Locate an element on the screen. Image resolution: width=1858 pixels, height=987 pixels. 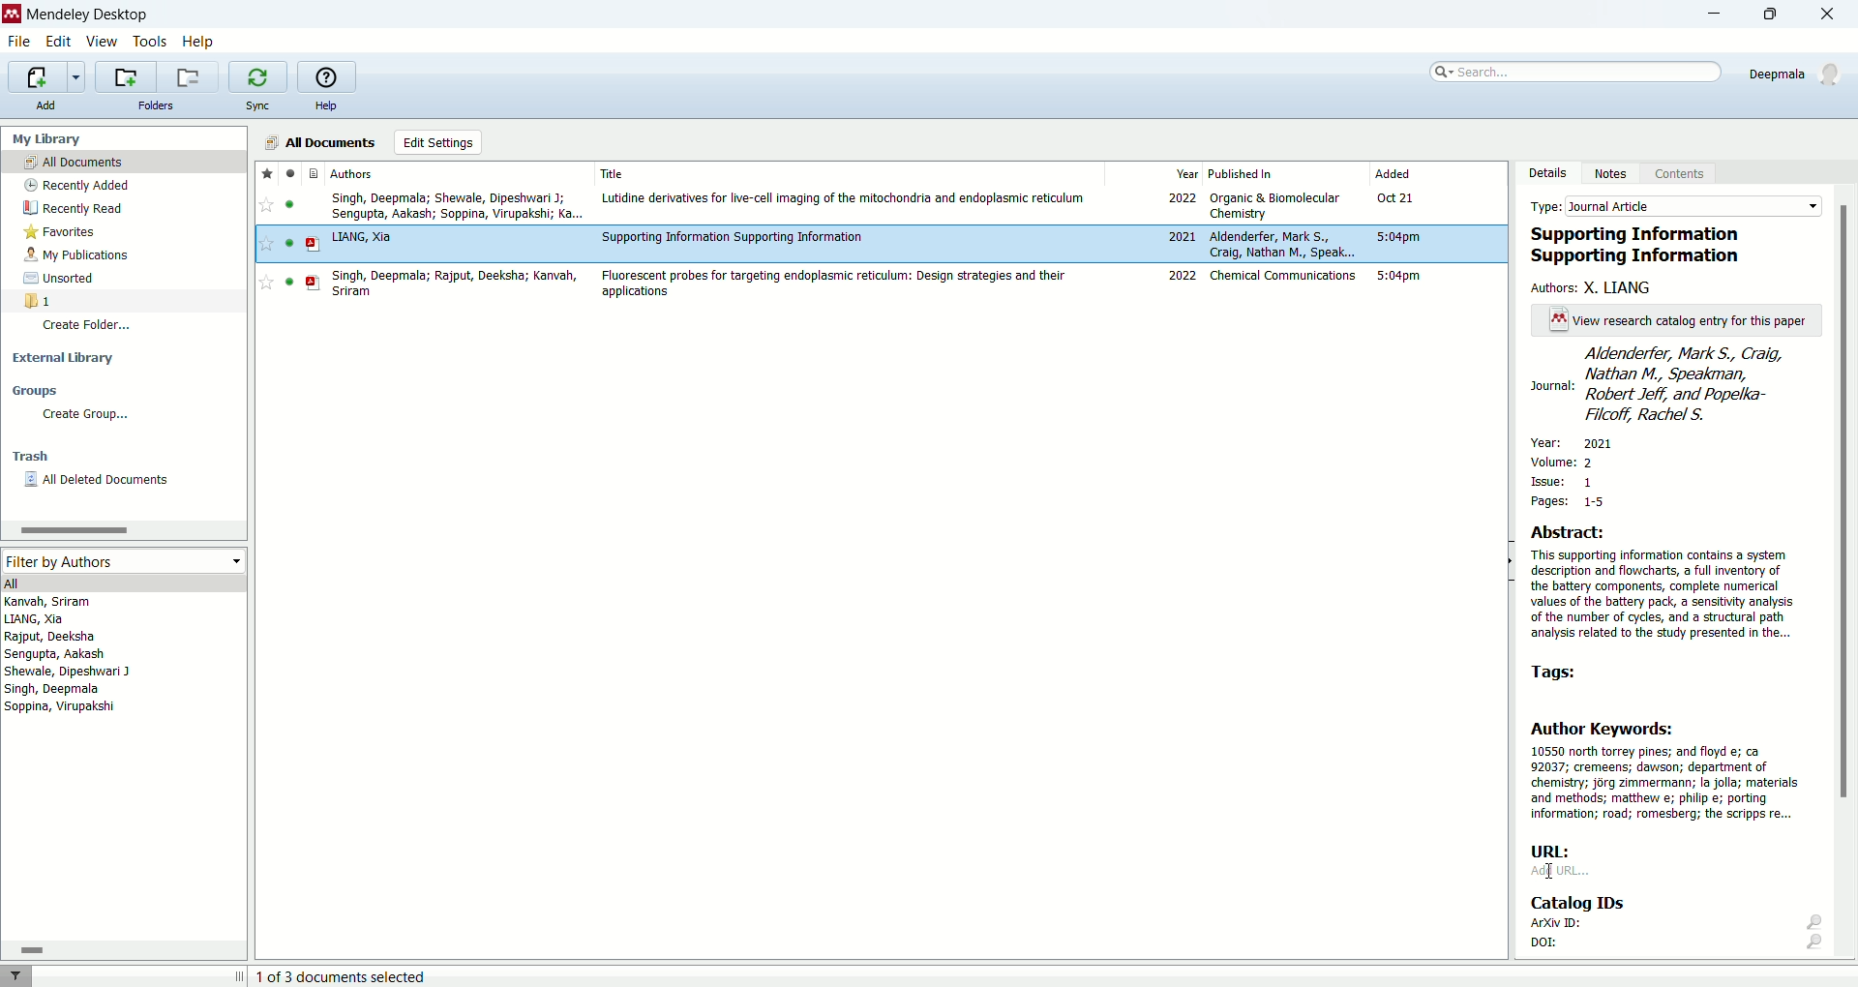
favorite is located at coordinates (265, 283).